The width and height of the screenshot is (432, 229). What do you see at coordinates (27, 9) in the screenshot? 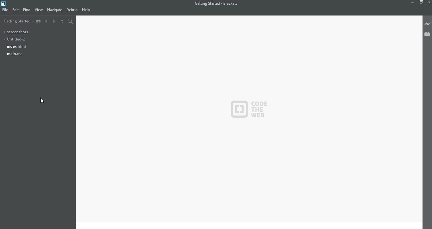
I see `find` at bounding box center [27, 9].